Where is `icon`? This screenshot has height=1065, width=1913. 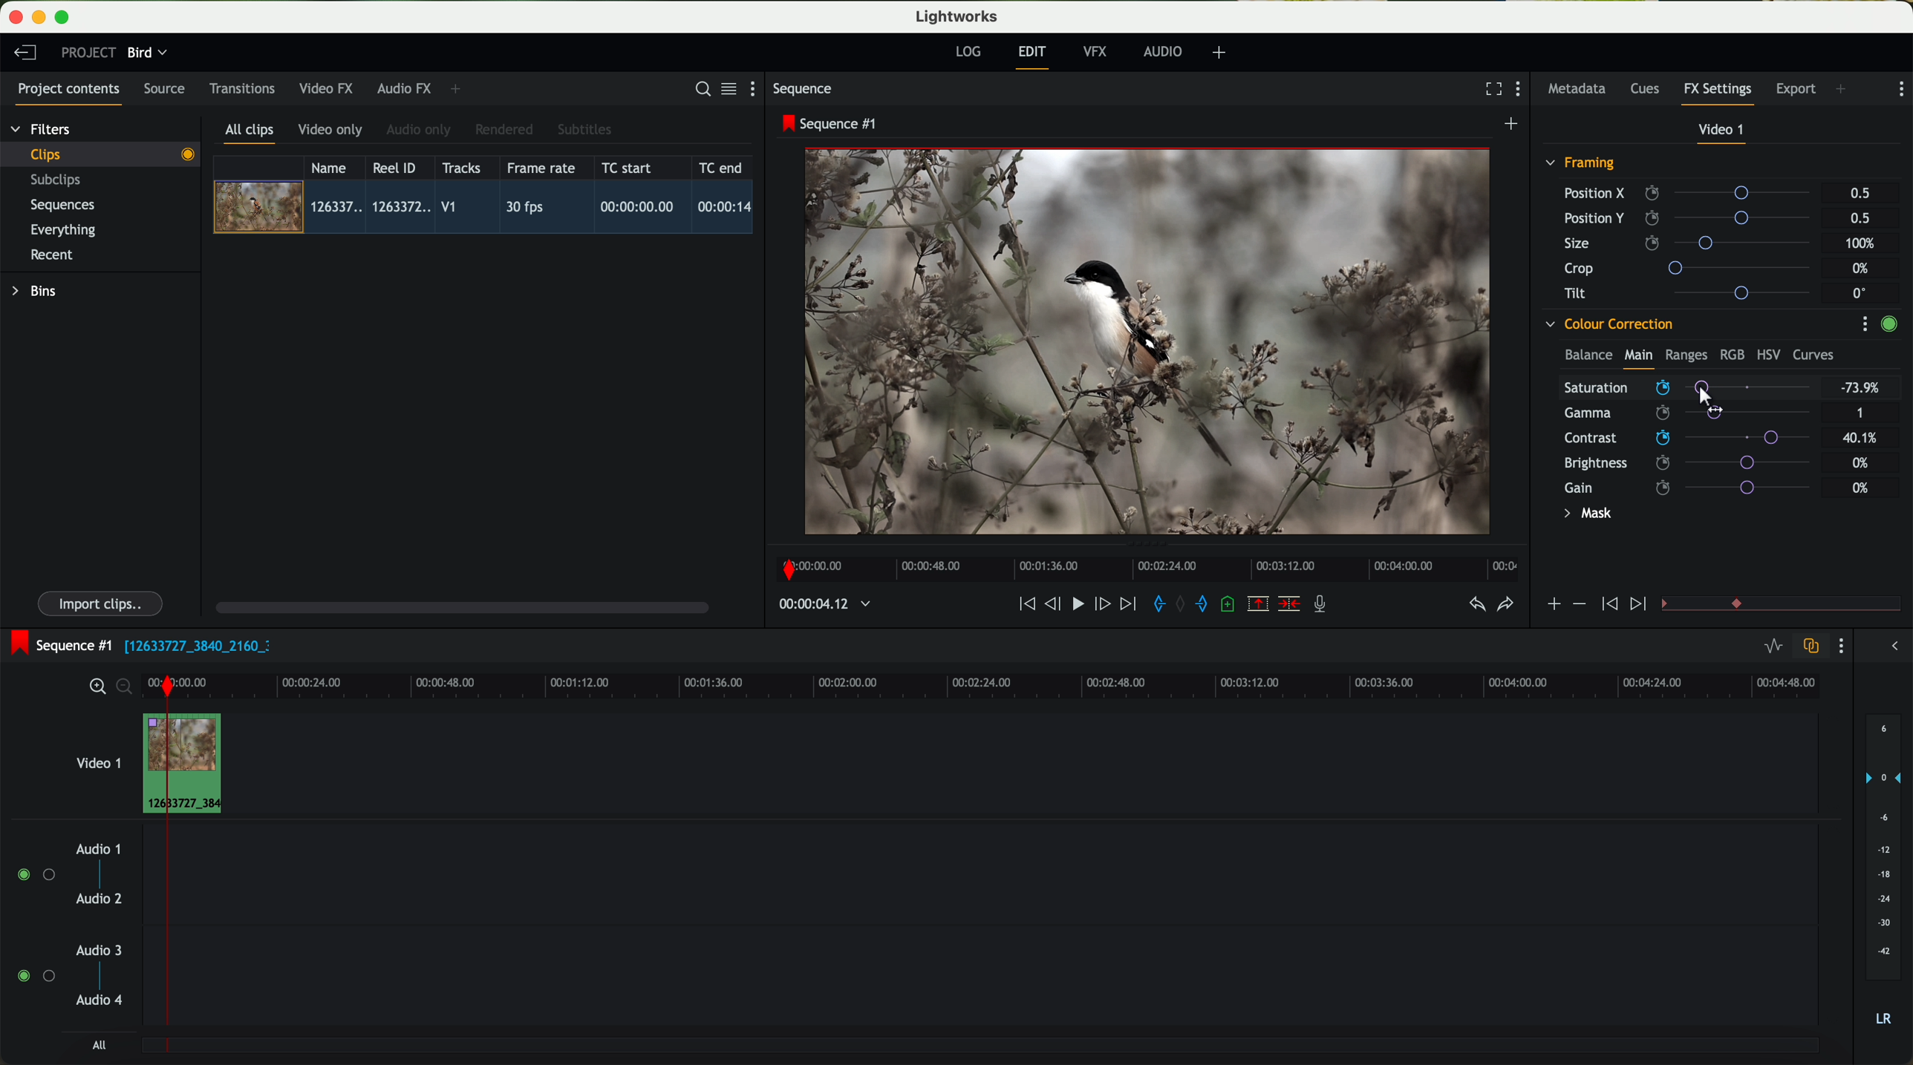
icon is located at coordinates (1607, 605).